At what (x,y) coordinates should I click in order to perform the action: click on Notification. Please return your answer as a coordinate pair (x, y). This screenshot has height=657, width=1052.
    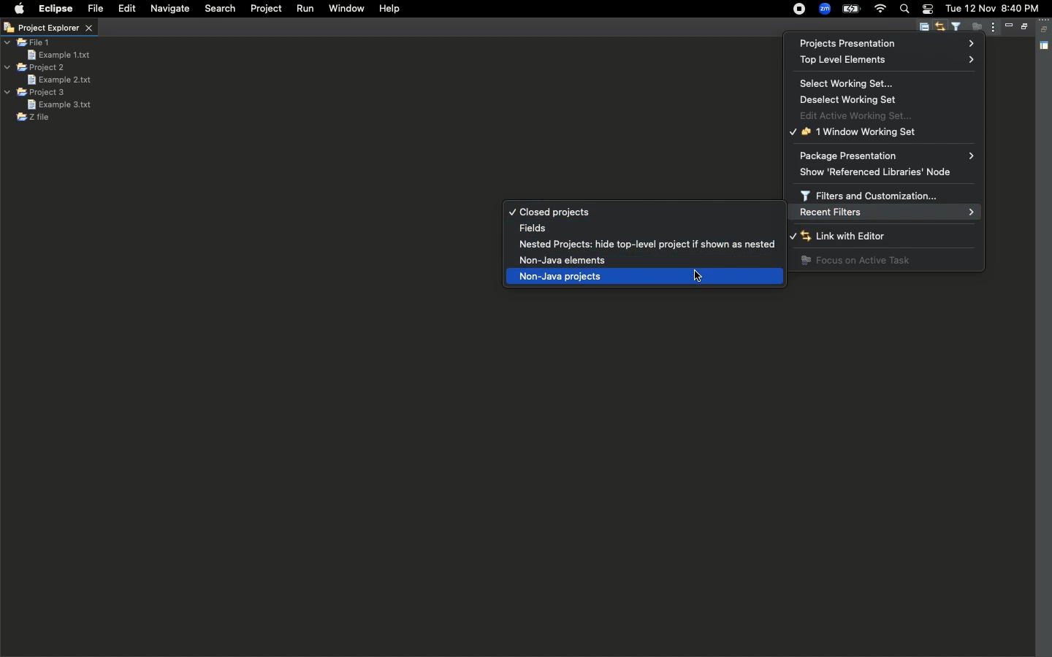
    Looking at the image, I should click on (928, 9).